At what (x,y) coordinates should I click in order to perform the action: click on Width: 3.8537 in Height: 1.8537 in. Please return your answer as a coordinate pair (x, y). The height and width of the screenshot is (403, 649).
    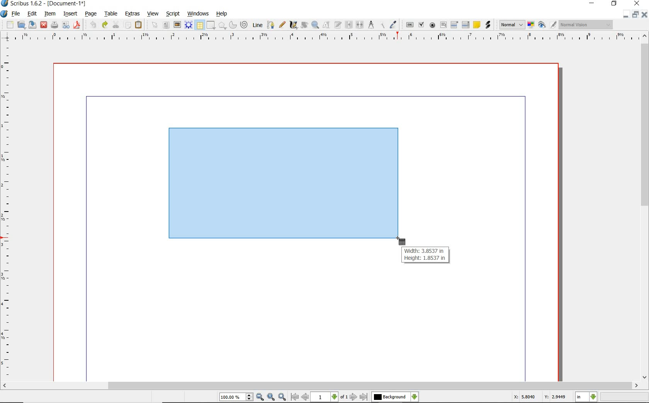
    Looking at the image, I should click on (425, 254).